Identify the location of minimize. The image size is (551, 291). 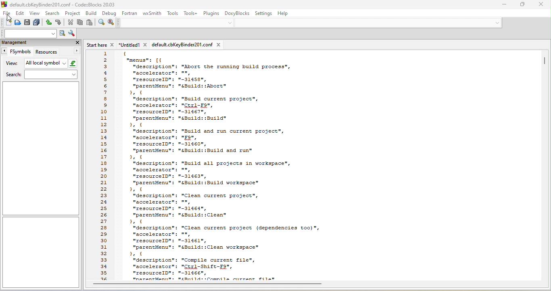
(504, 5).